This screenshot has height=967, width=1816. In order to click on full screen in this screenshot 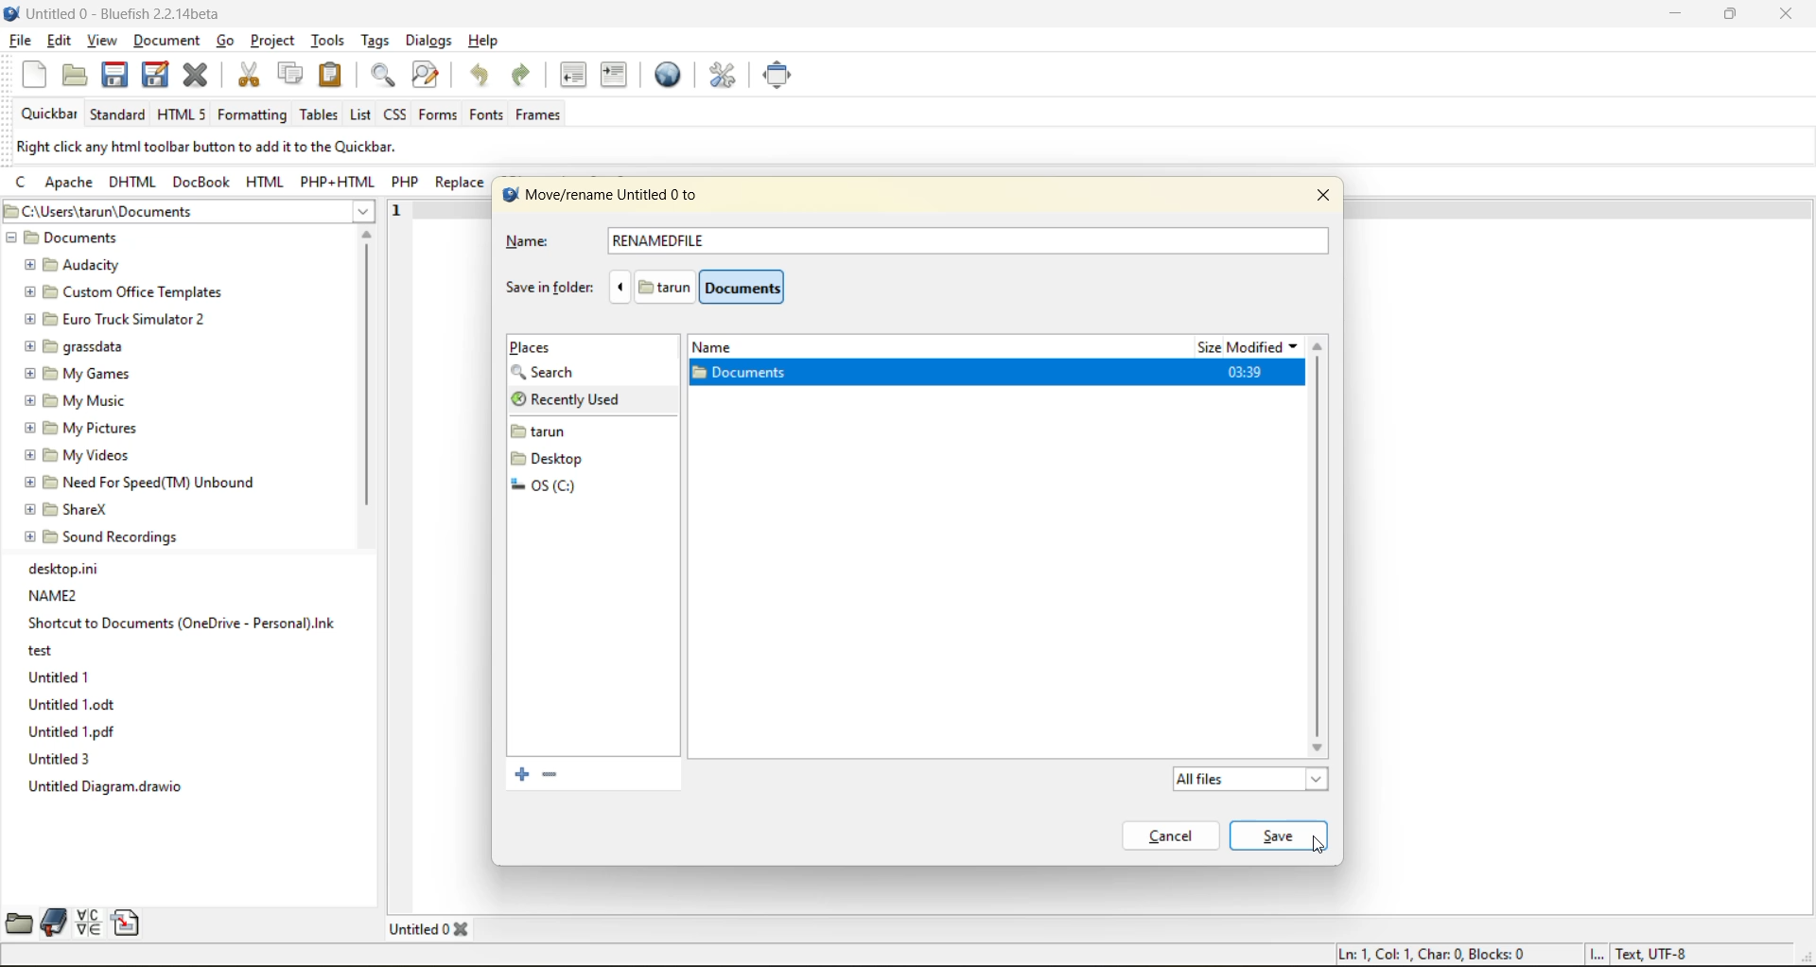, I will do `click(783, 79)`.